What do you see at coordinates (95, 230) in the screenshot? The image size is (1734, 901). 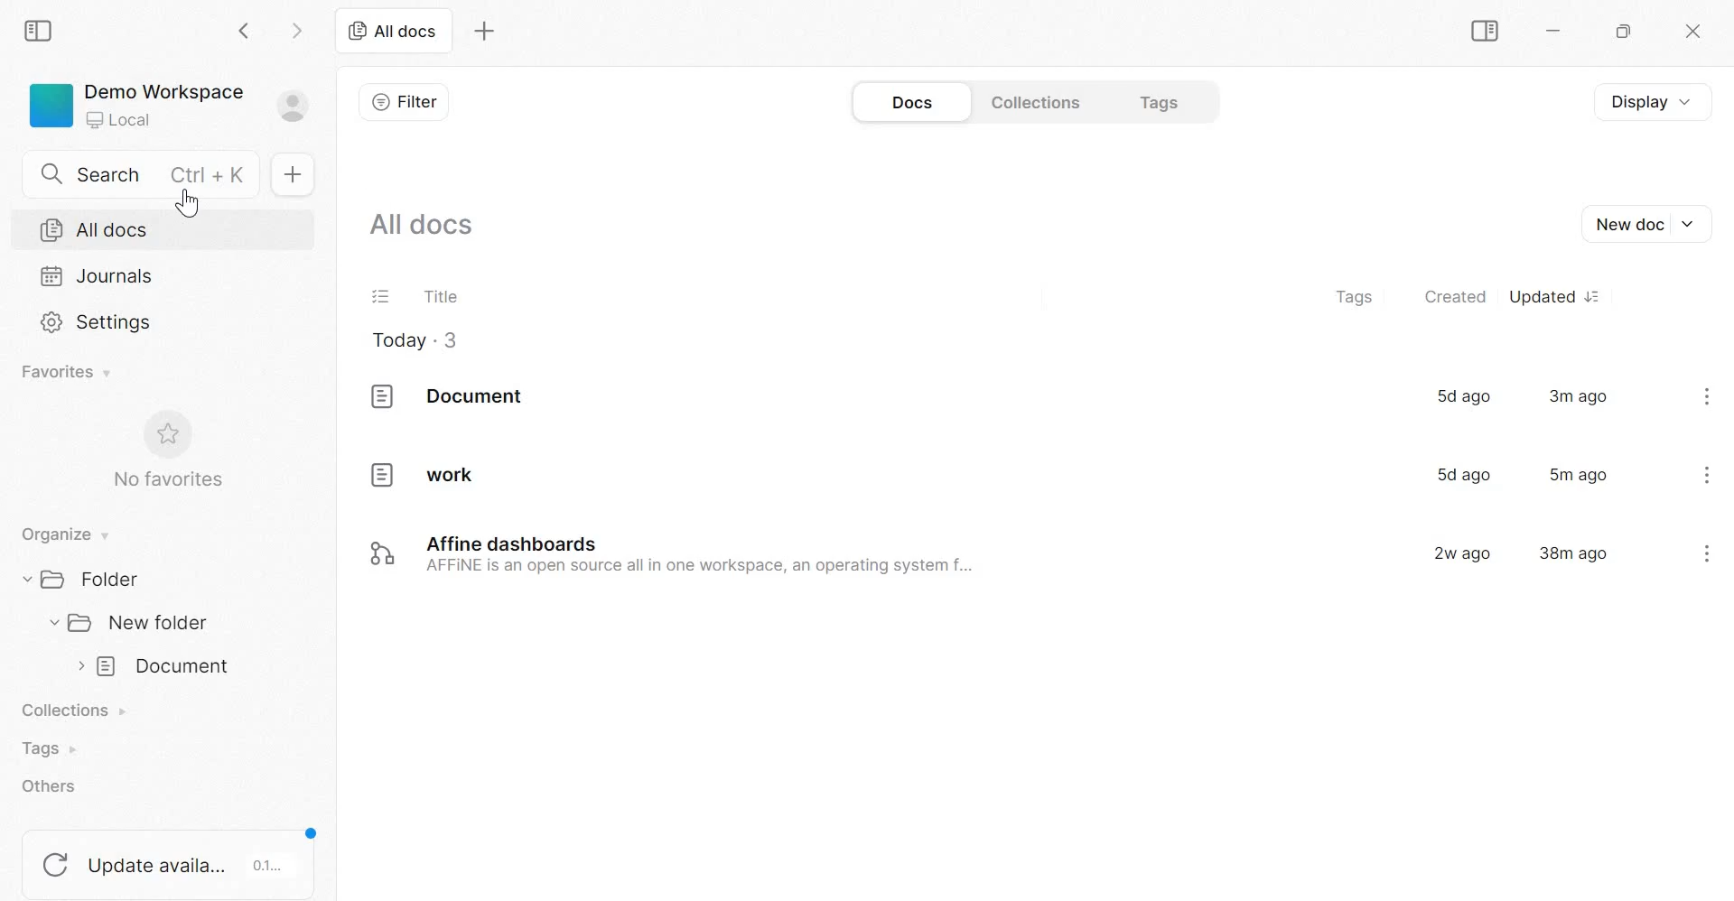 I see `All docs` at bounding box center [95, 230].